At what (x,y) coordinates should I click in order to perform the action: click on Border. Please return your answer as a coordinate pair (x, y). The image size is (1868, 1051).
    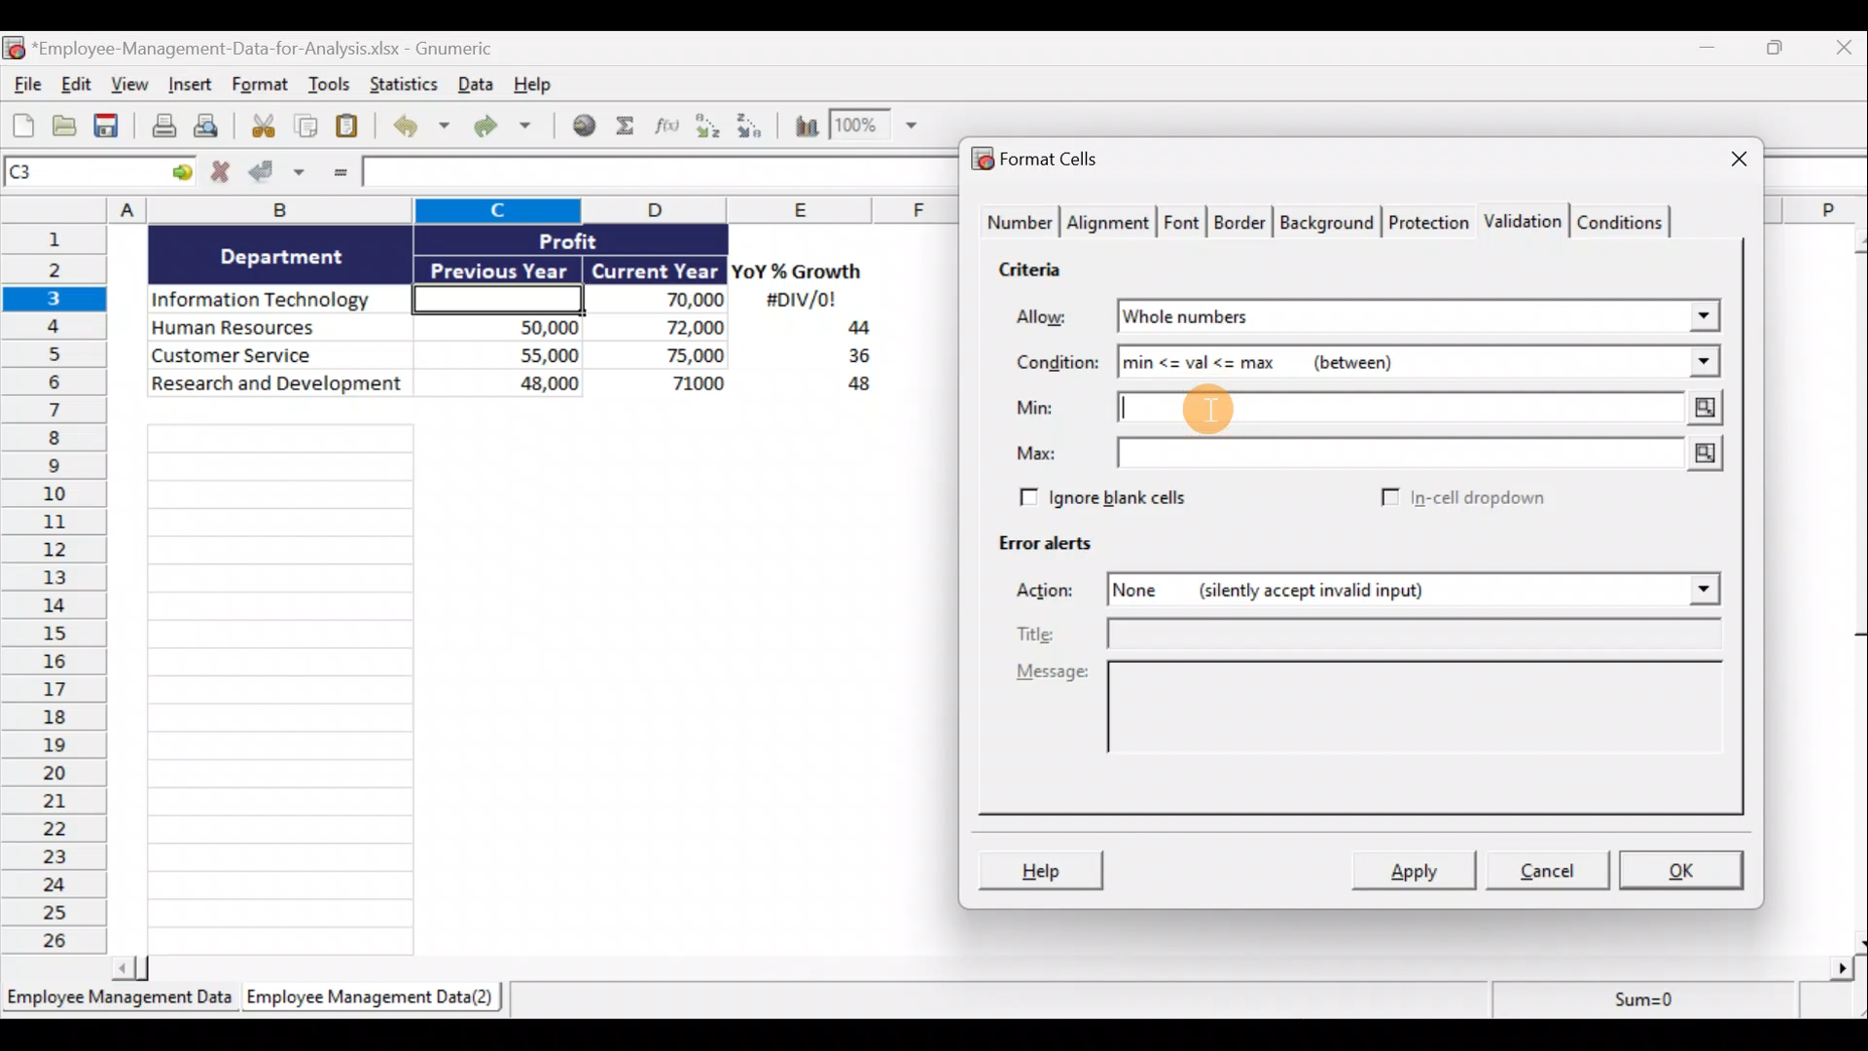
    Looking at the image, I should click on (1242, 223).